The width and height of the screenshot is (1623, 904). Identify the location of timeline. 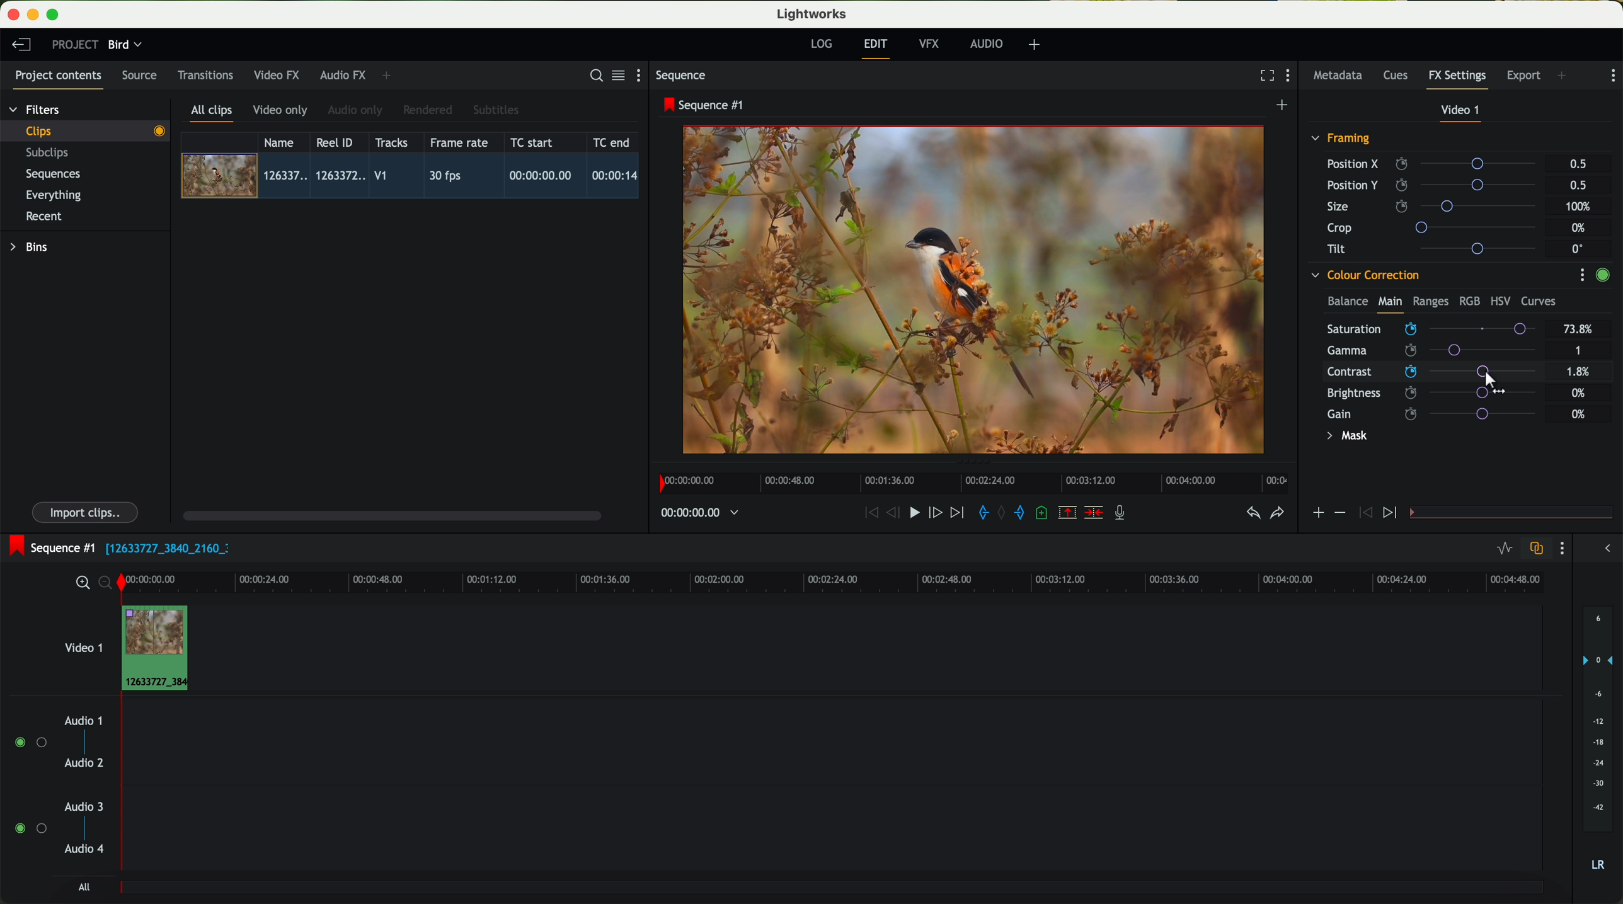
(970, 479).